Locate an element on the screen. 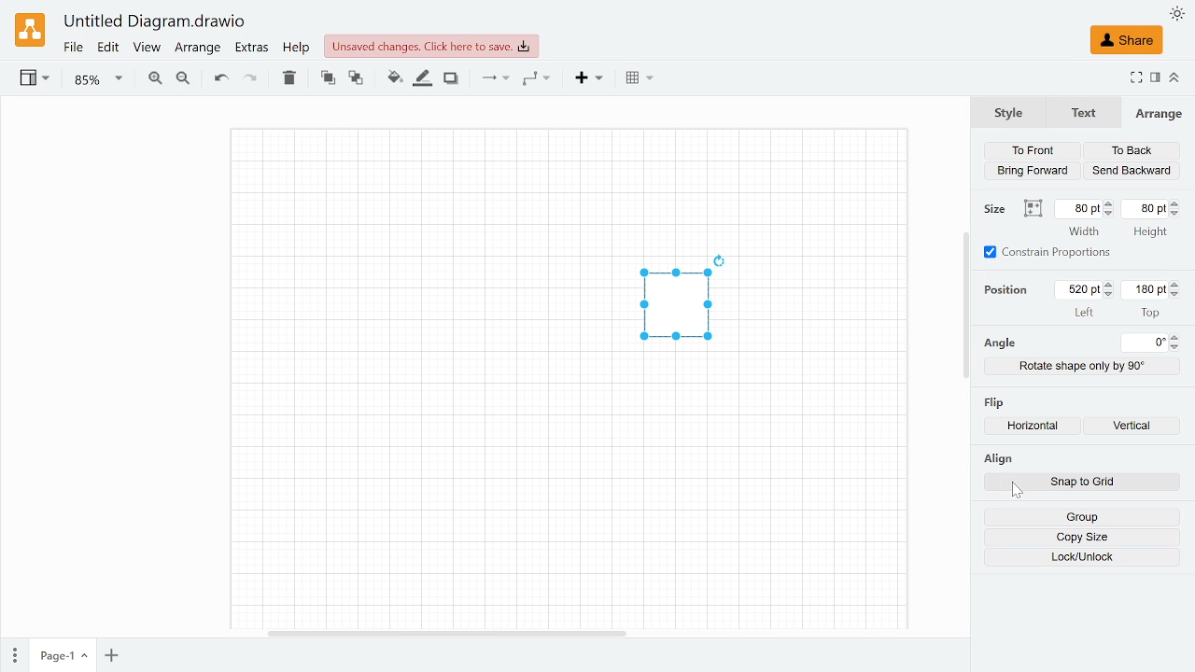 The image size is (1195, 672). Current height is located at coordinates (1146, 208).